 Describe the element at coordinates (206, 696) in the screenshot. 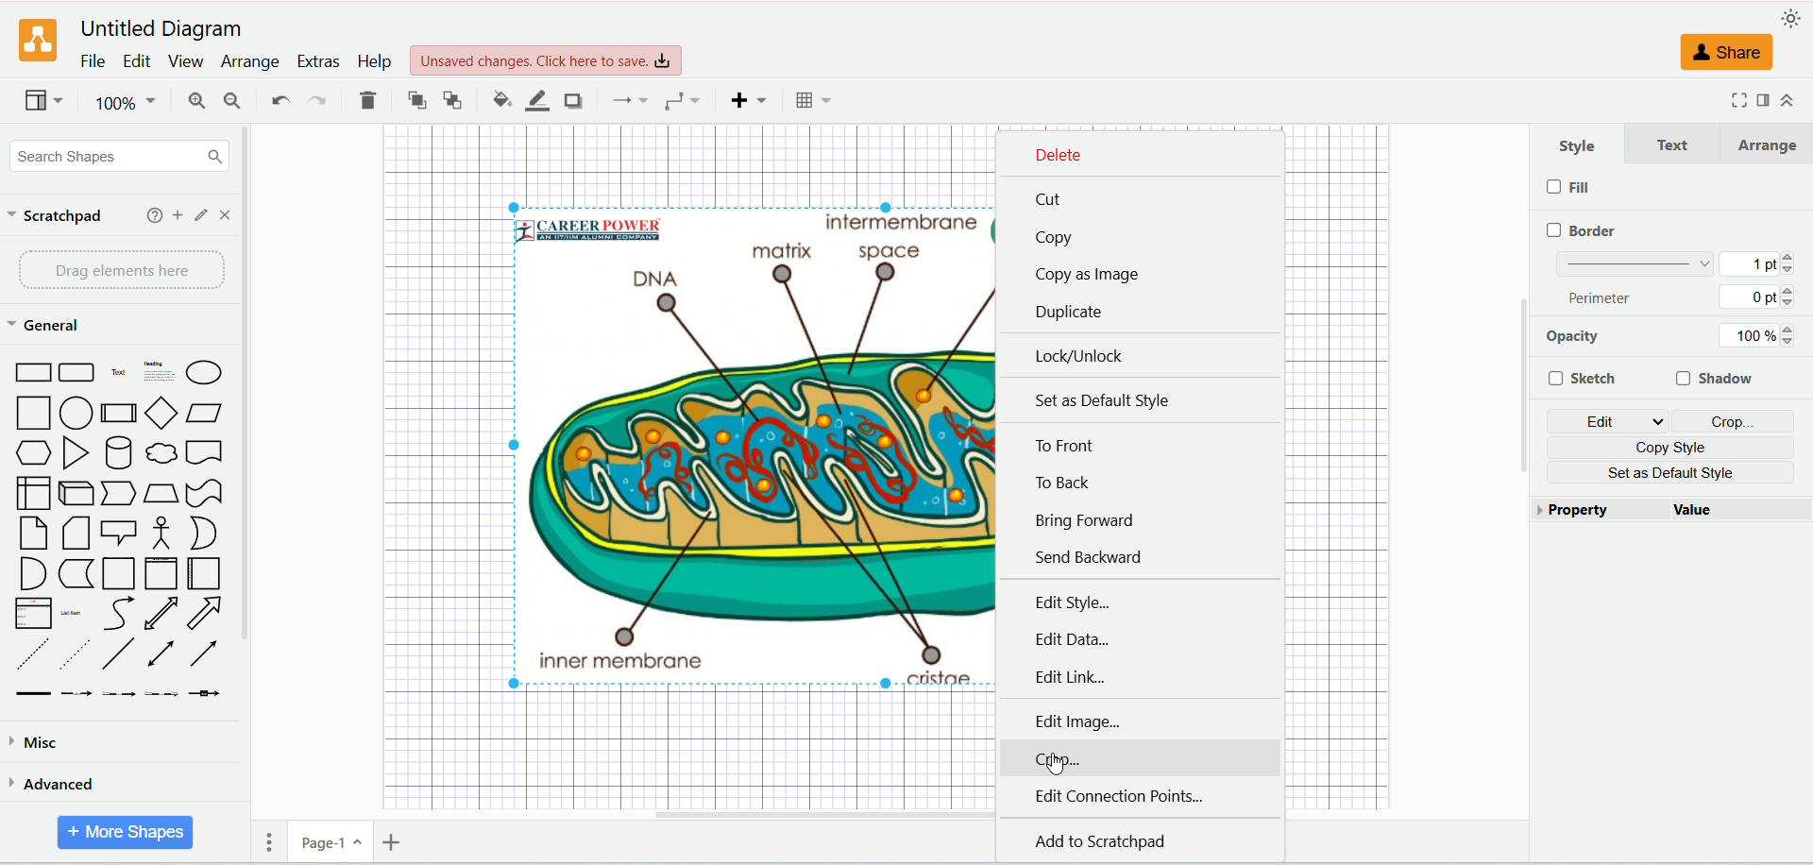

I see `Connector with Icon Symbol` at that location.